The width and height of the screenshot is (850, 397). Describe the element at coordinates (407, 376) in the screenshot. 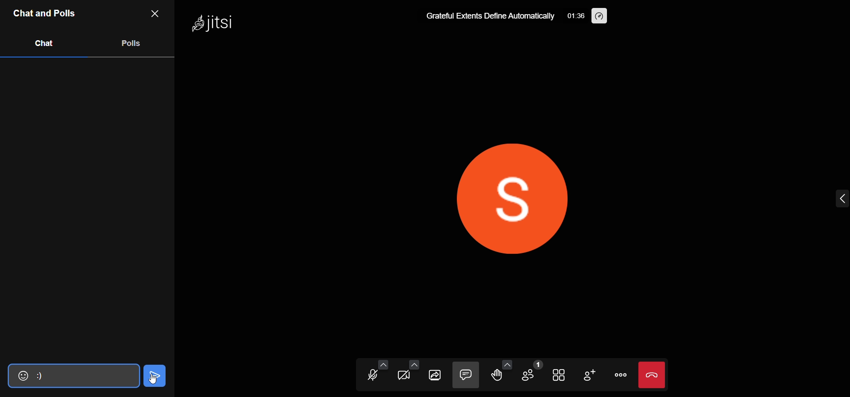

I see `video` at that location.